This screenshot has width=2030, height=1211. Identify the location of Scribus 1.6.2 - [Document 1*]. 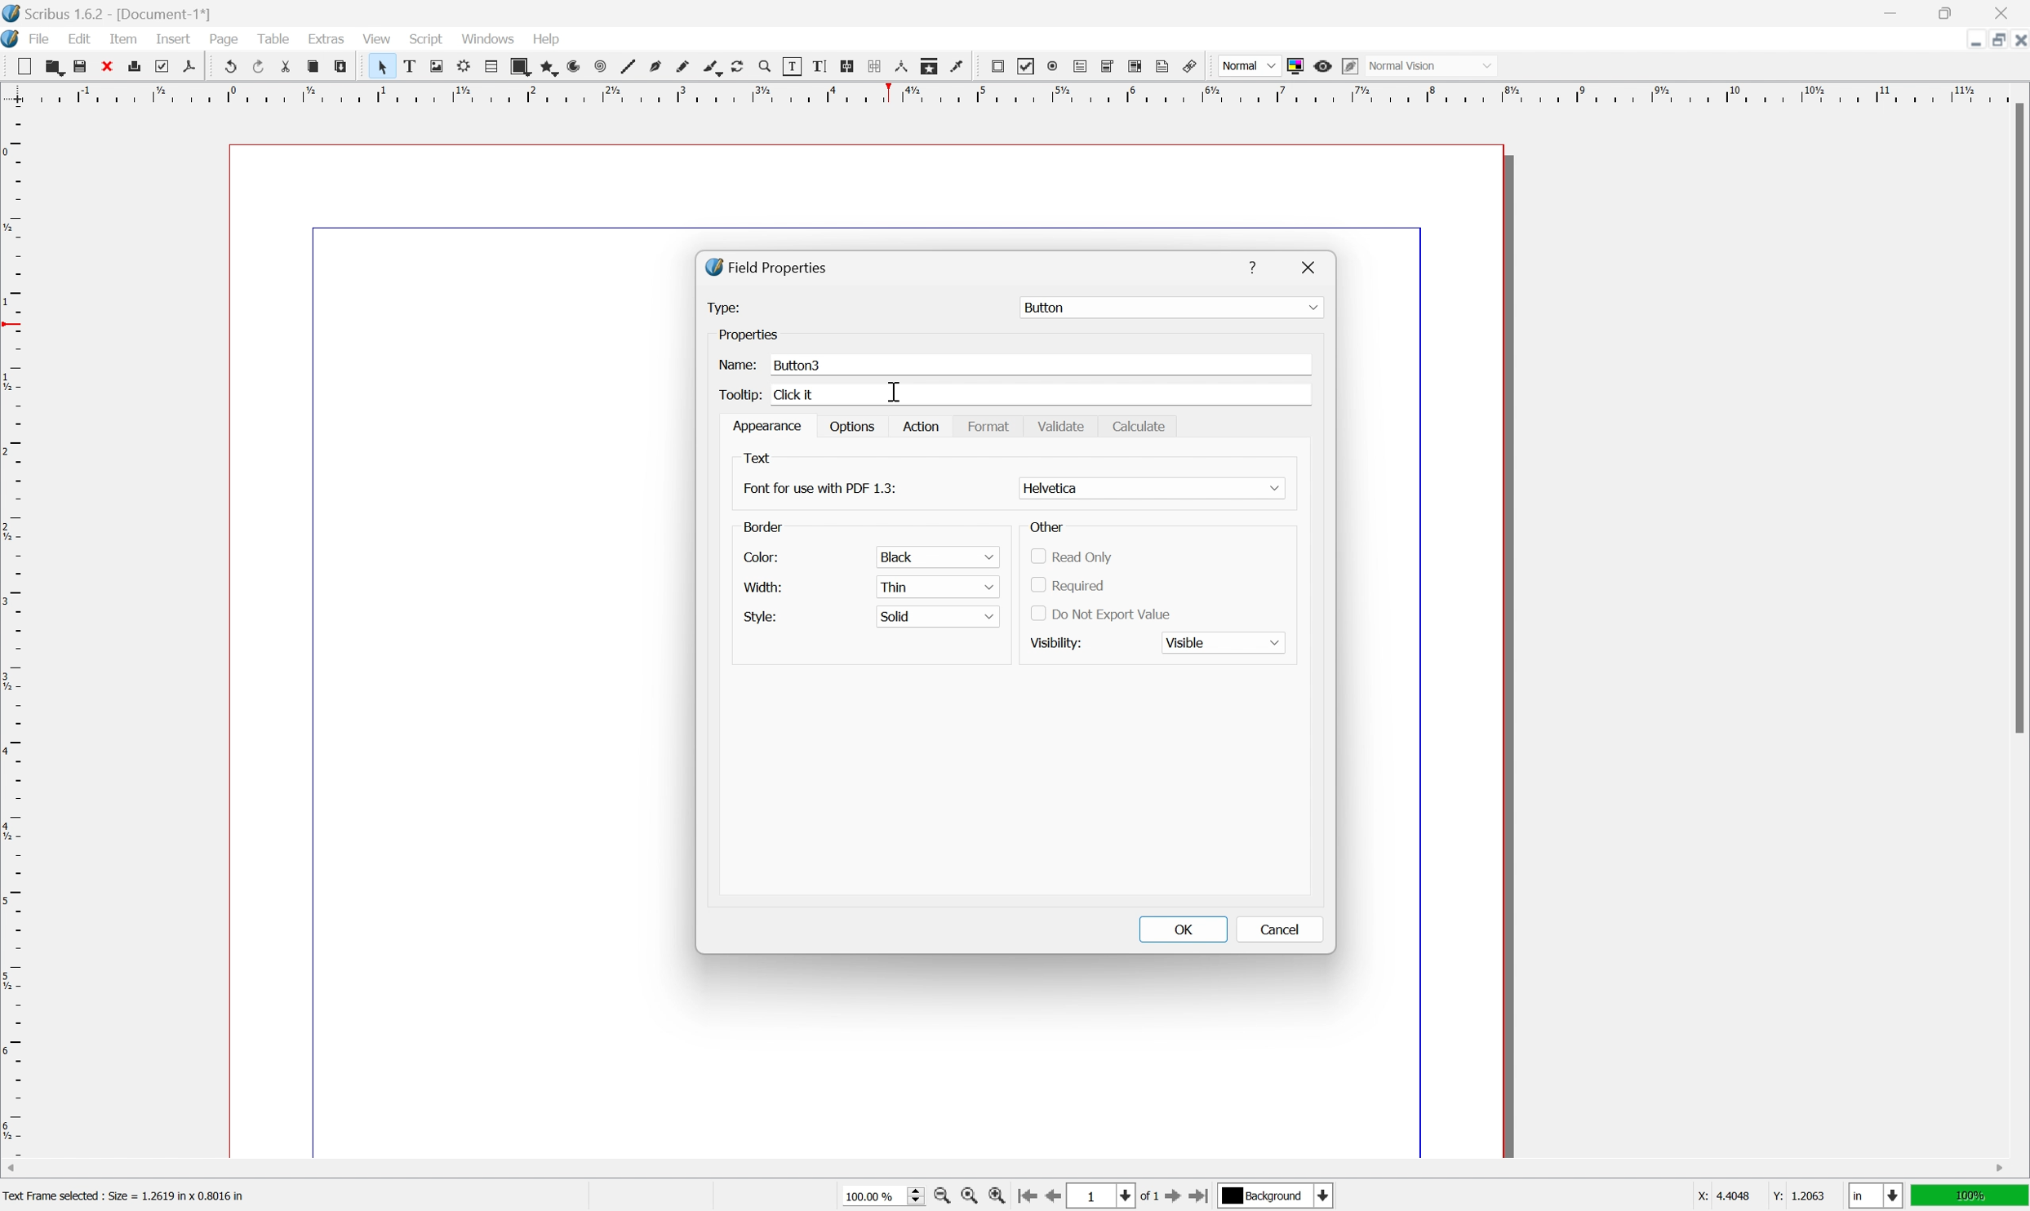
(127, 16).